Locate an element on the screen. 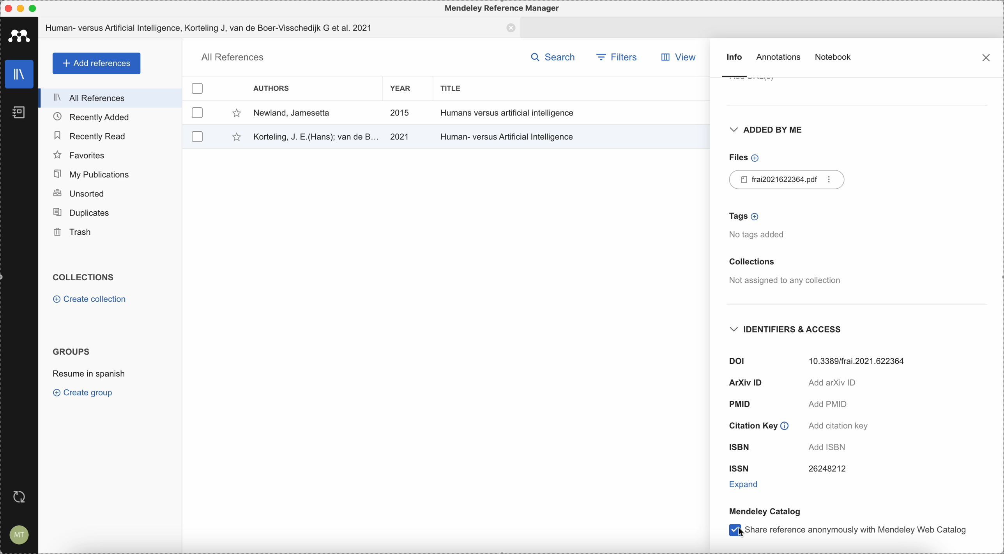 Image resolution: width=1004 pixels, height=554 pixels. Newlad, Jamsetta is located at coordinates (292, 113).